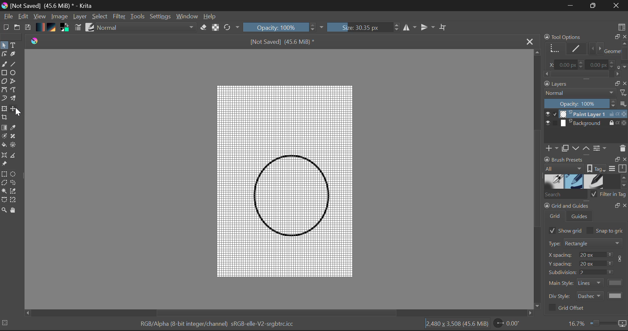 The height and width of the screenshot is (331, 628). What do you see at coordinates (4, 109) in the screenshot?
I see `Transform Layer` at bounding box center [4, 109].